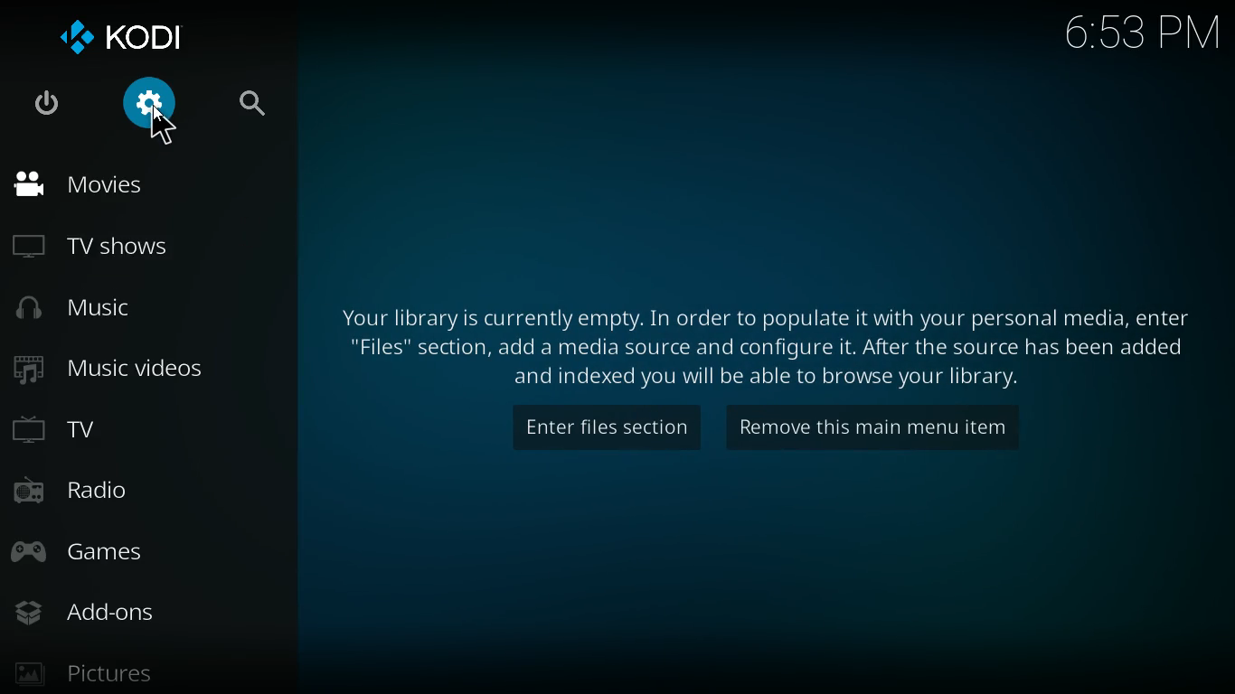  I want to click on settings, so click(154, 101).